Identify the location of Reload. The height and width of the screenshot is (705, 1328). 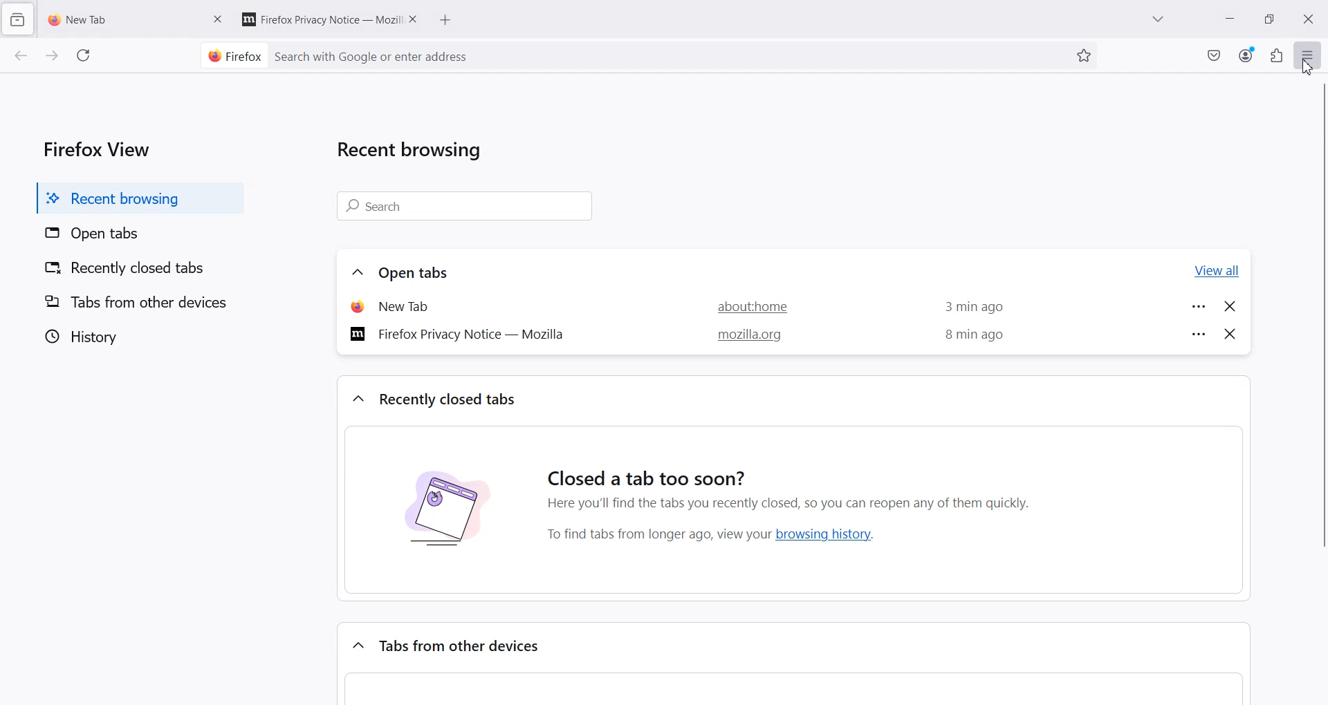
(85, 55).